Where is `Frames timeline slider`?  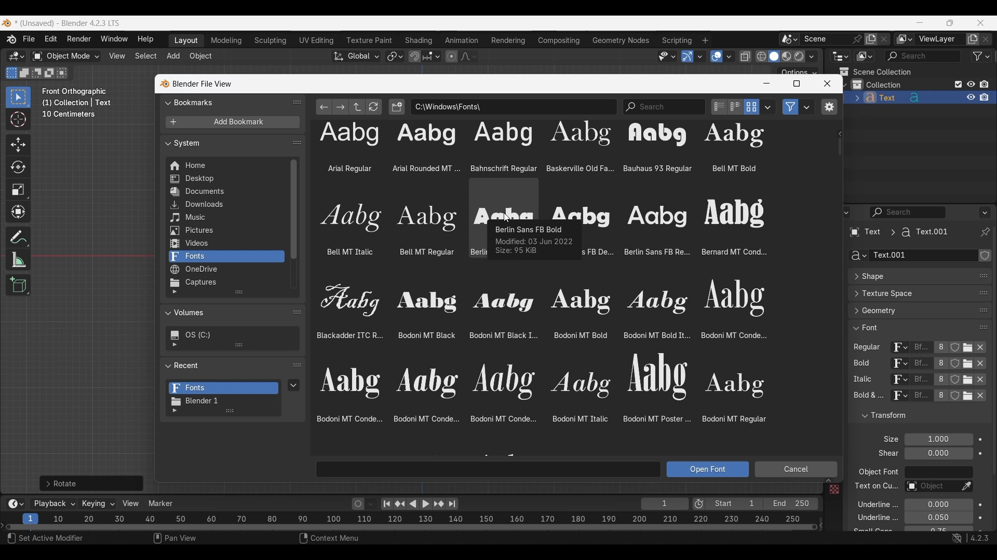 Frames timeline slider is located at coordinates (411, 528).